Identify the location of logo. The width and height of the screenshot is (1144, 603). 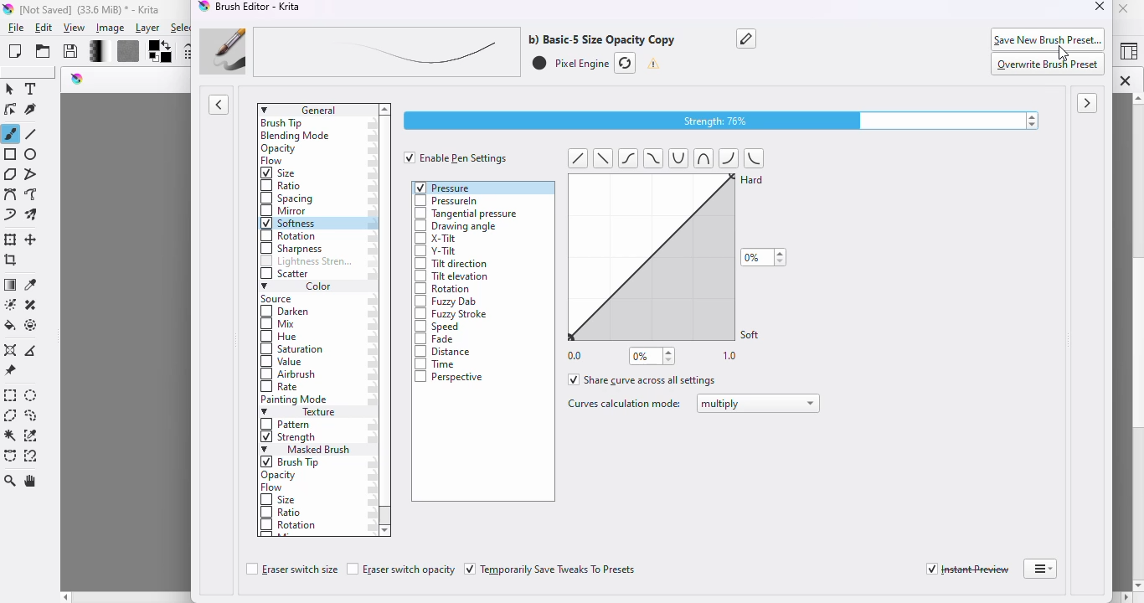
(204, 8).